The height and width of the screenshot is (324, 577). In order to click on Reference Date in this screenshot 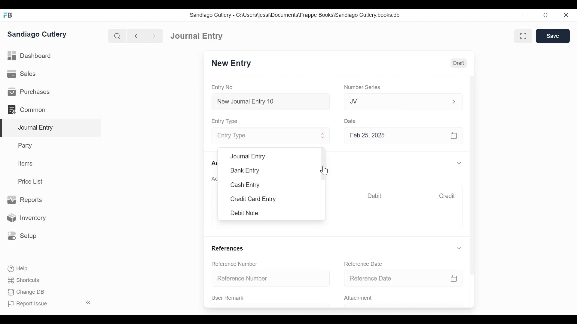, I will do `click(365, 264)`.